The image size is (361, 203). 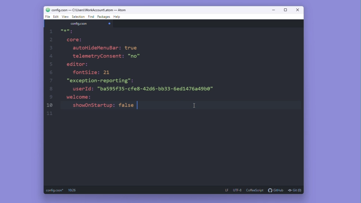 What do you see at coordinates (71, 190) in the screenshot?
I see `10:40` at bounding box center [71, 190].